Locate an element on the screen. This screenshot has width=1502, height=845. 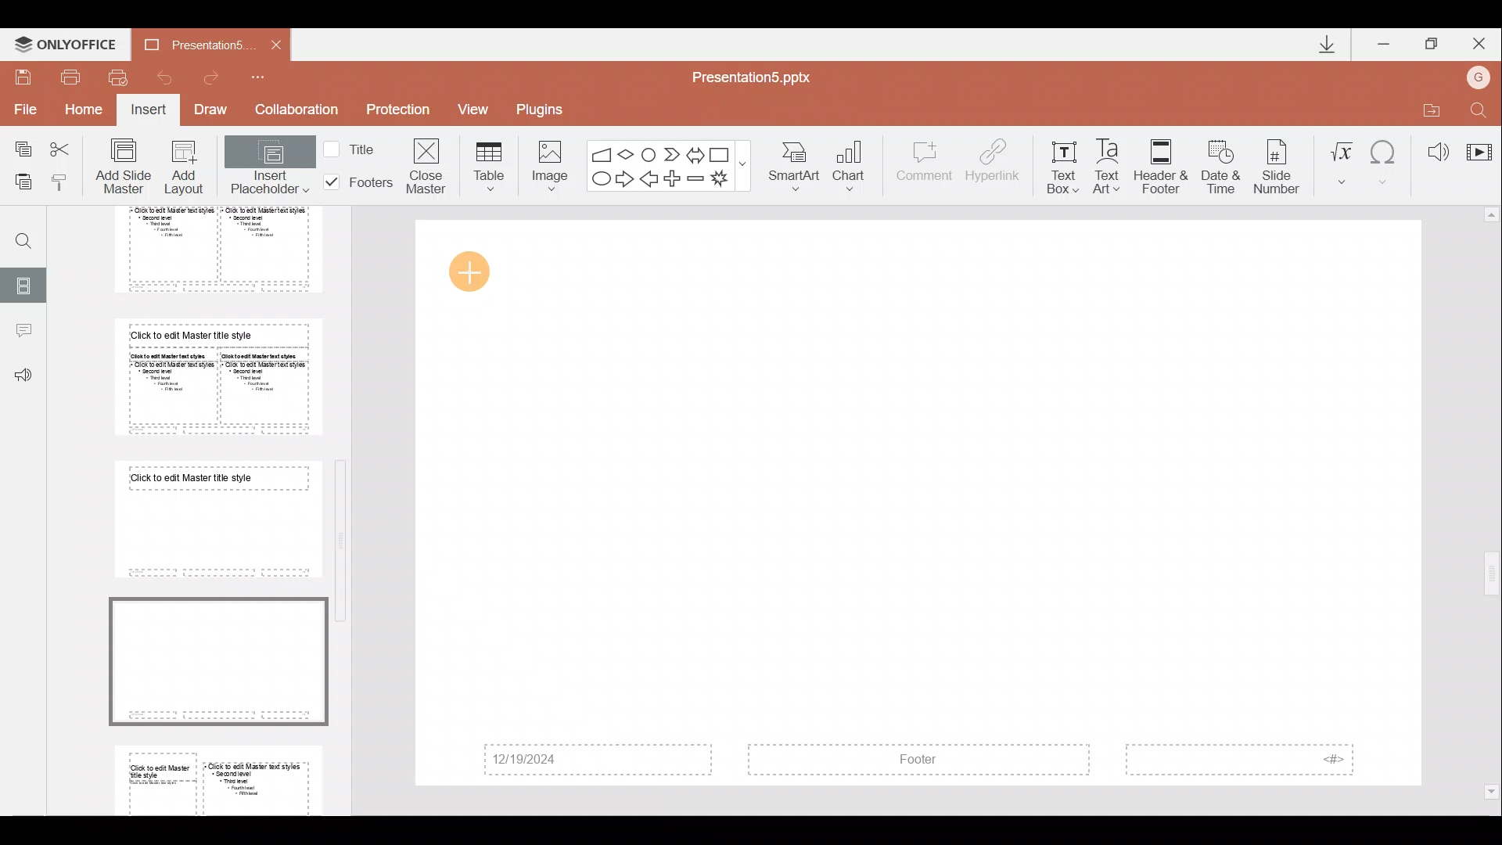
Collaboration is located at coordinates (296, 110).